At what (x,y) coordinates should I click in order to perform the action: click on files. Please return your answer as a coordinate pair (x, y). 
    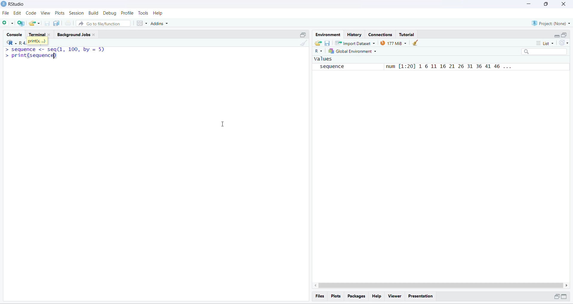
    Looking at the image, I should click on (321, 296).